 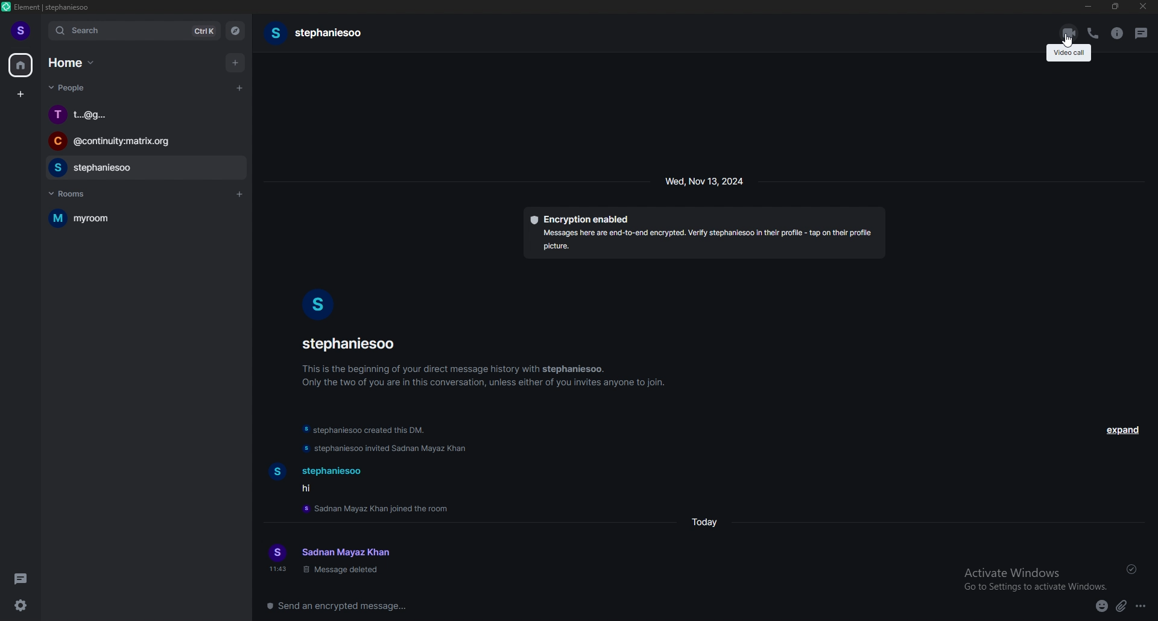 I want to click on time, so click(x=705, y=523).